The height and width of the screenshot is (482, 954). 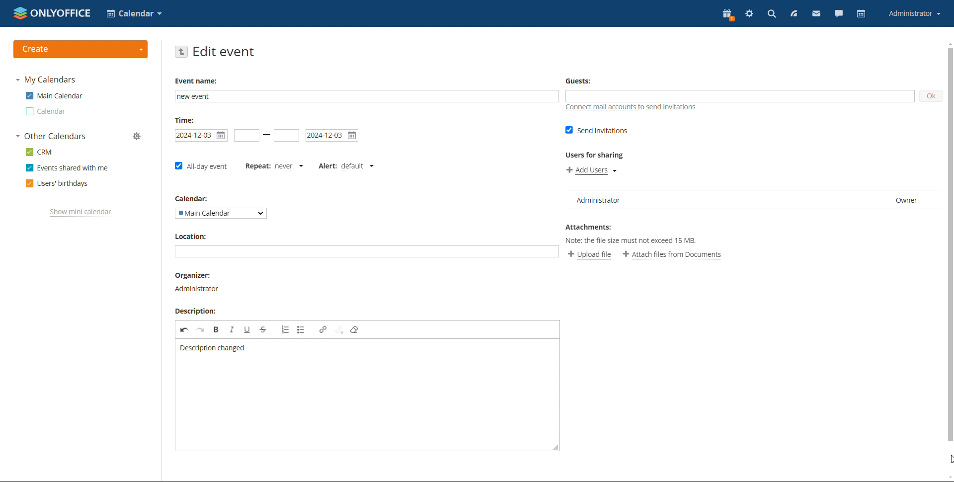 I want to click on undo, so click(x=184, y=330).